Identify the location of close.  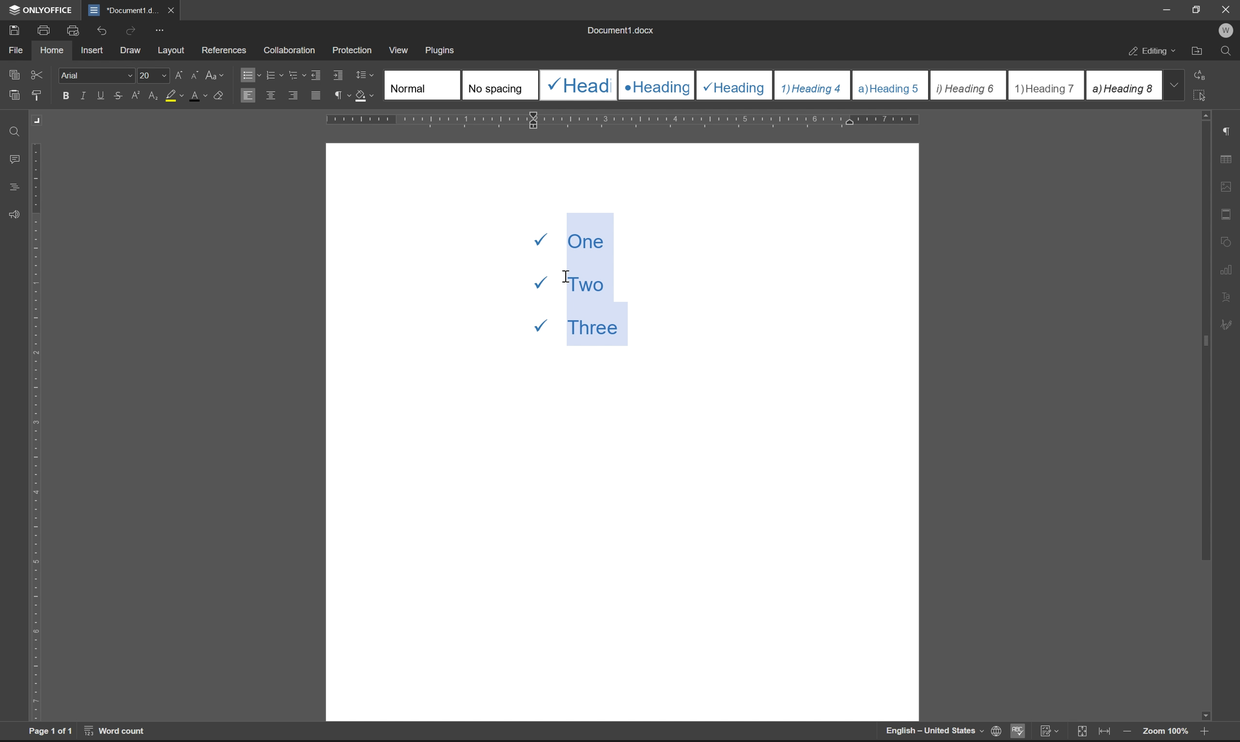
(170, 9).